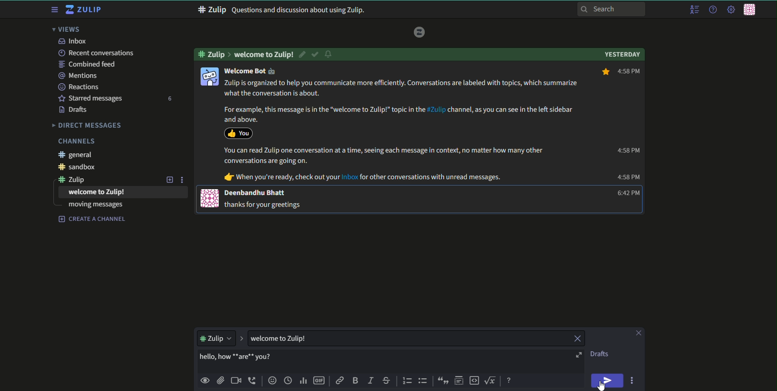 The width and height of the screenshot is (777, 391). What do you see at coordinates (215, 337) in the screenshot?
I see `dropdown` at bounding box center [215, 337].